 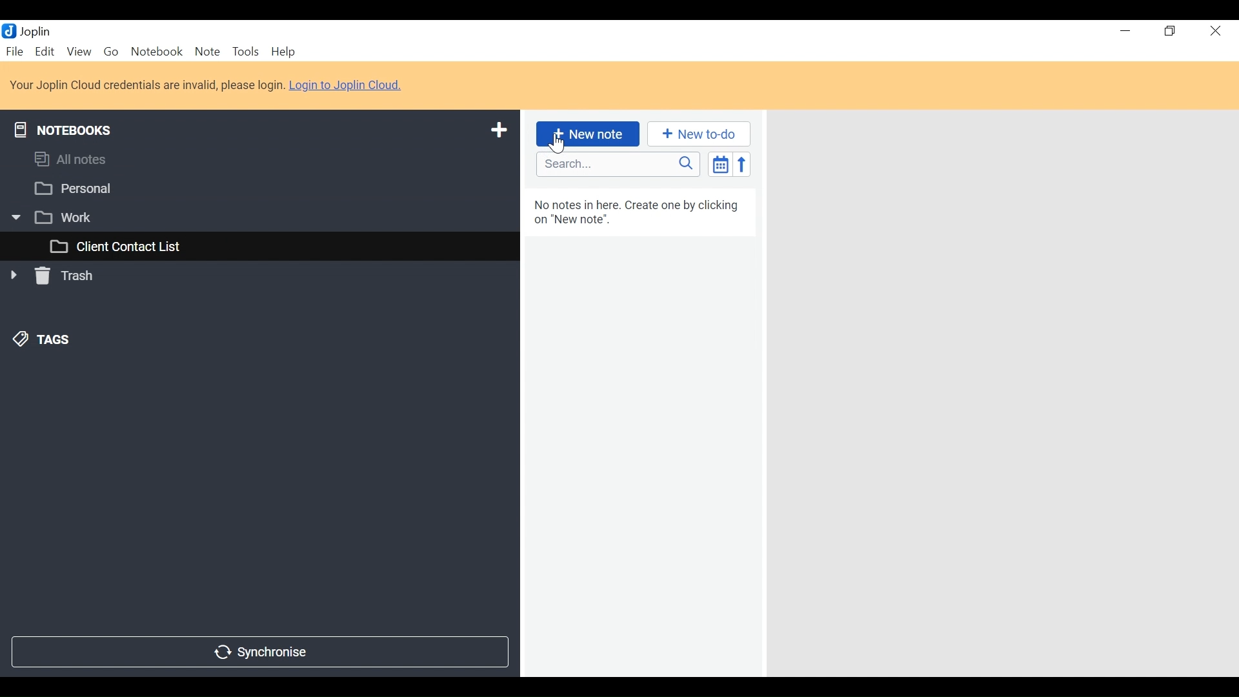 I want to click on Toggle sort order field, so click(x=720, y=163).